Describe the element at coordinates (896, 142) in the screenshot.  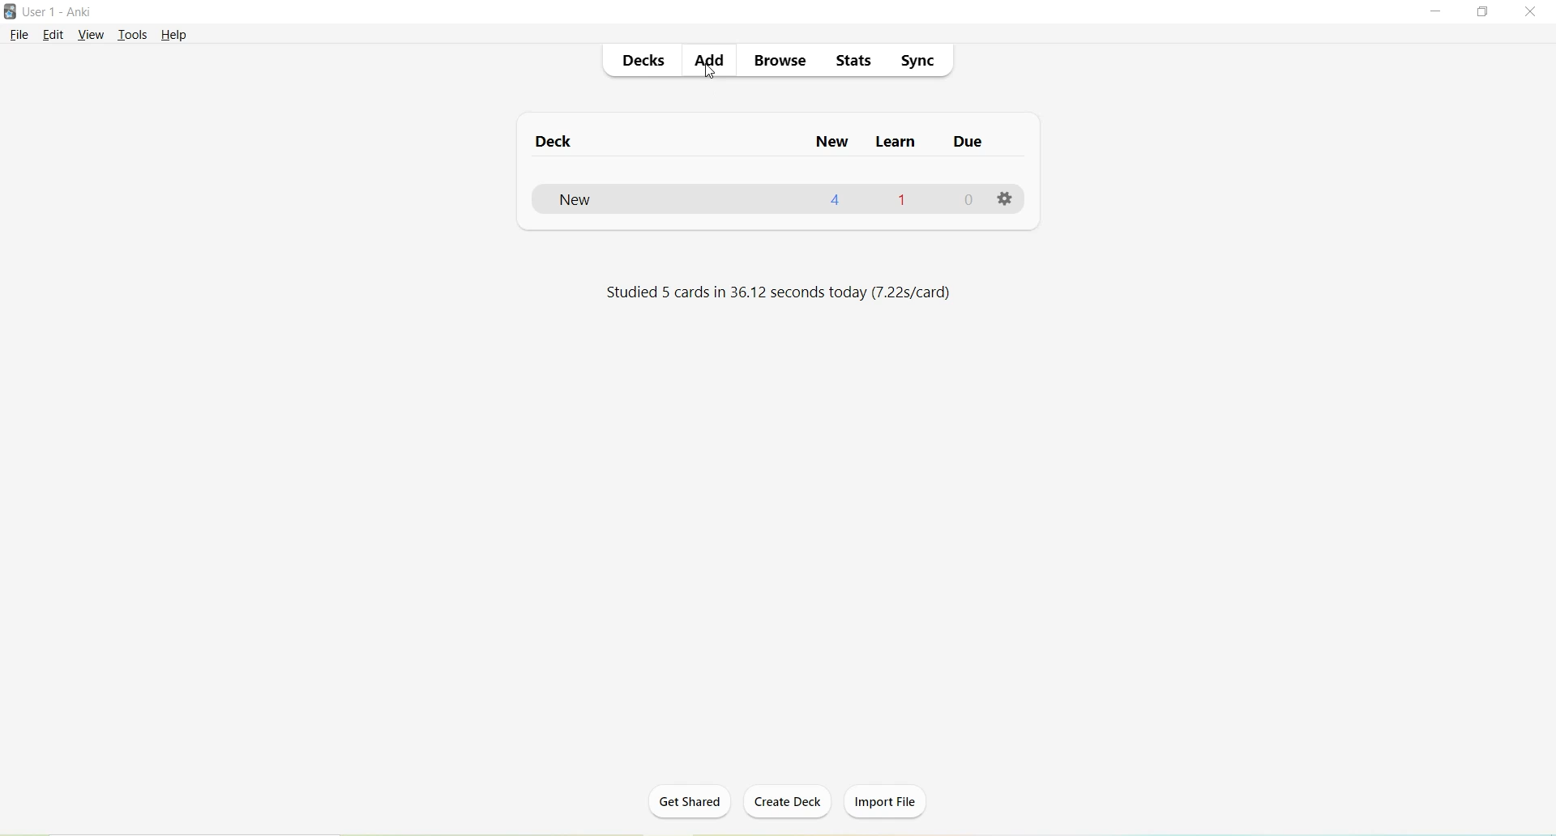
I see `Learn` at that location.